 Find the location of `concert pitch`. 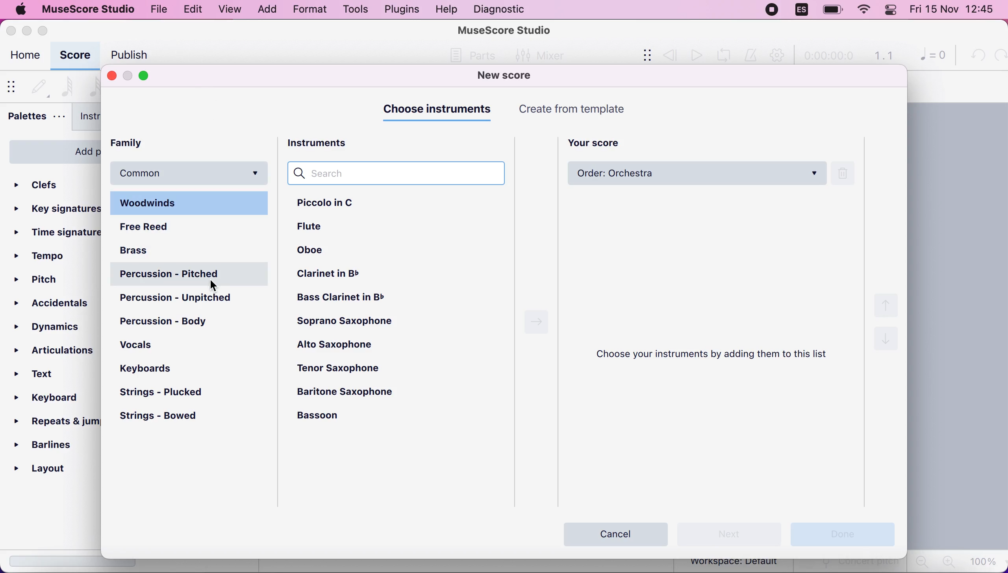

concert pitch is located at coordinates (851, 566).